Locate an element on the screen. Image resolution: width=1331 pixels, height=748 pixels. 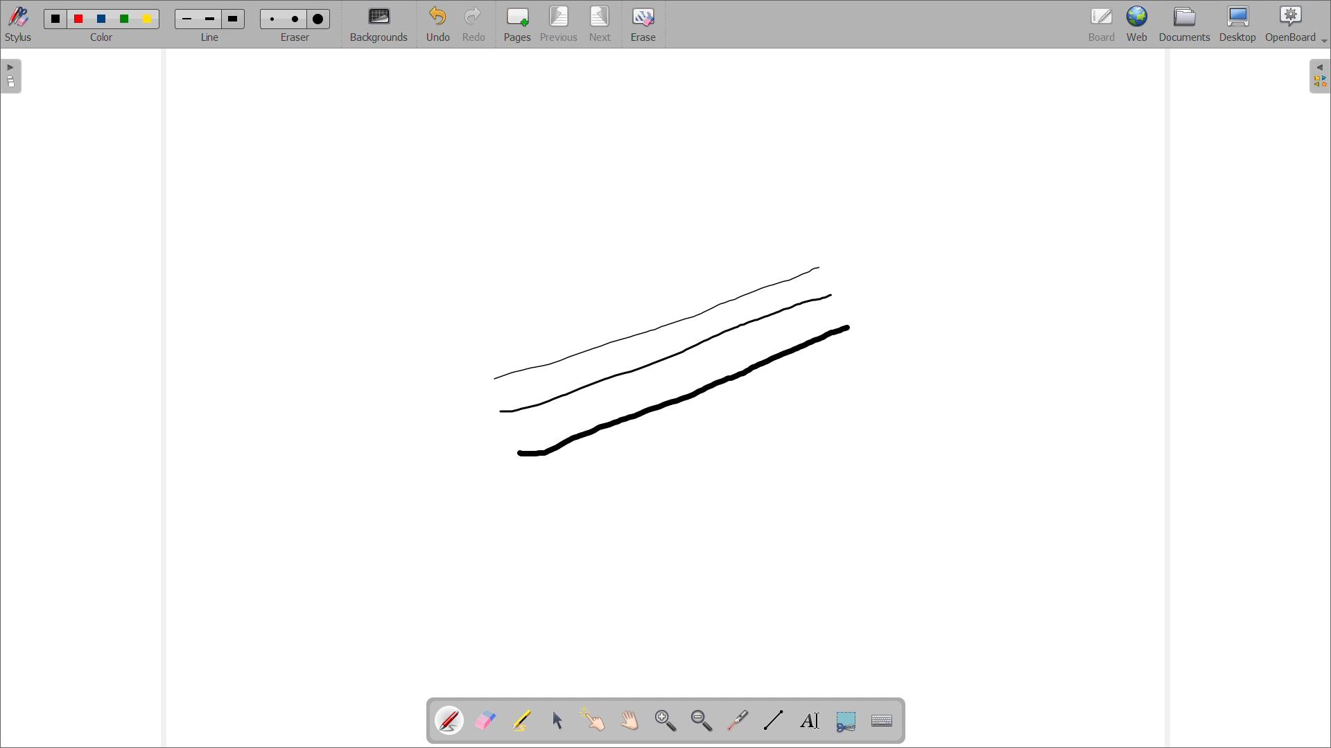
desktop is located at coordinates (1237, 24).